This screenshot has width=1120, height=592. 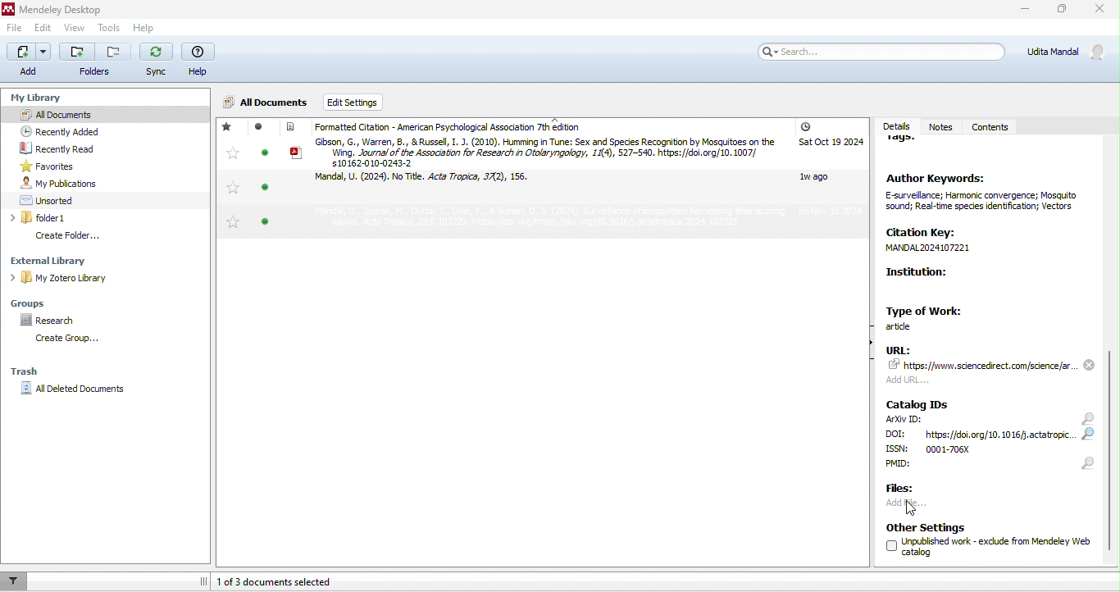 What do you see at coordinates (67, 113) in the screenshot?
I see `all documents` at bounding box center [67, 113].